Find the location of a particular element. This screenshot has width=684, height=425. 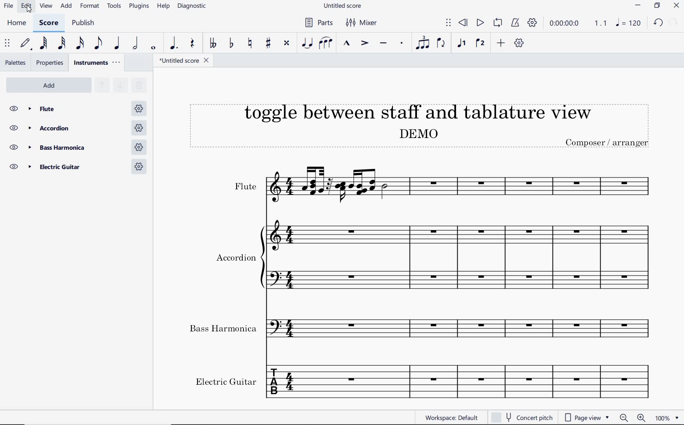

mixer is located at coordinates (363, 24).